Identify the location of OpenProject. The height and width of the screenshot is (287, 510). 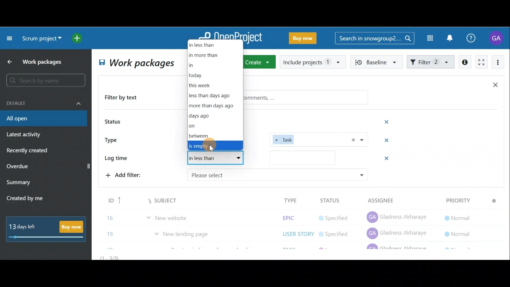
(230, 39).